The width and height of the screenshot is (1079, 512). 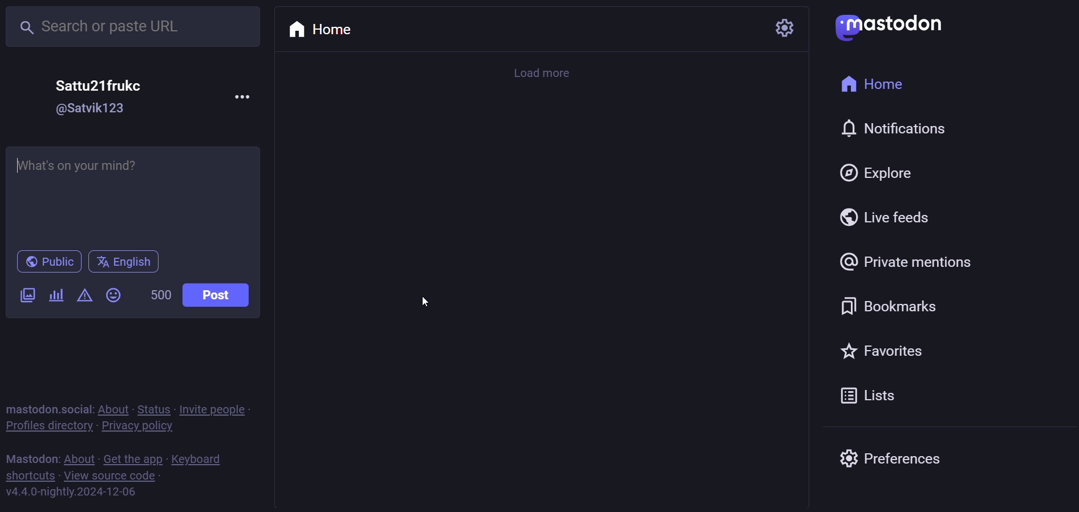 I want to click on explore, so click(x=878, y=172).